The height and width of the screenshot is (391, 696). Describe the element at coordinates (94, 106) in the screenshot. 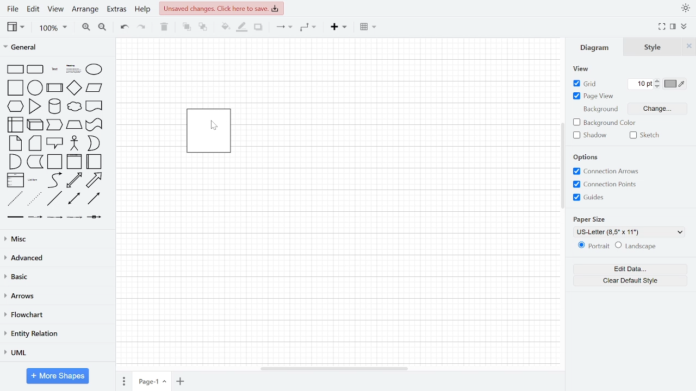

I see `document` at that location.